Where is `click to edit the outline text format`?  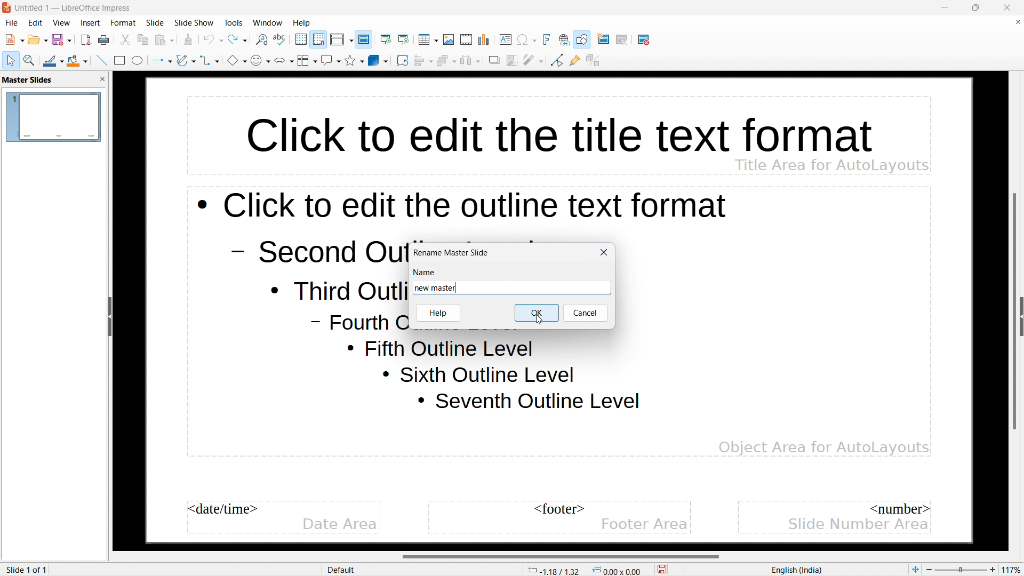 click to edit the outline text format is located at coordinates (467, 208).